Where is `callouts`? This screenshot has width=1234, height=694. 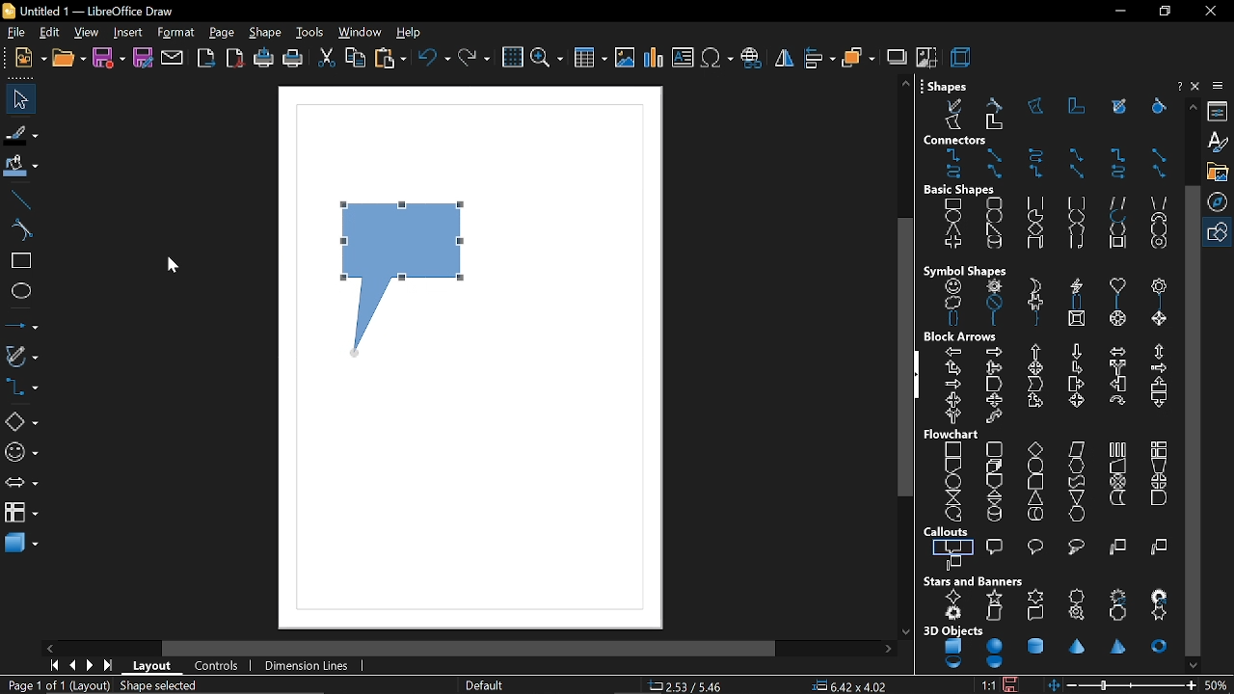 callouts is located at coordinates (949, 532).